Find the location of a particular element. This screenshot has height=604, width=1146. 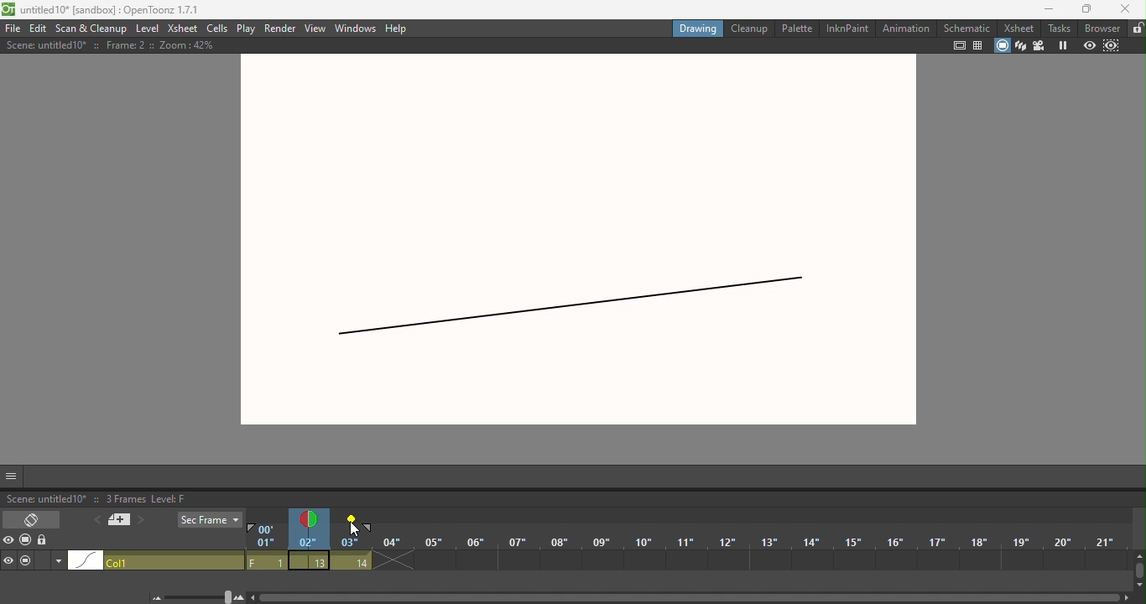

Xsheet is located at coordinates (1018, 27).